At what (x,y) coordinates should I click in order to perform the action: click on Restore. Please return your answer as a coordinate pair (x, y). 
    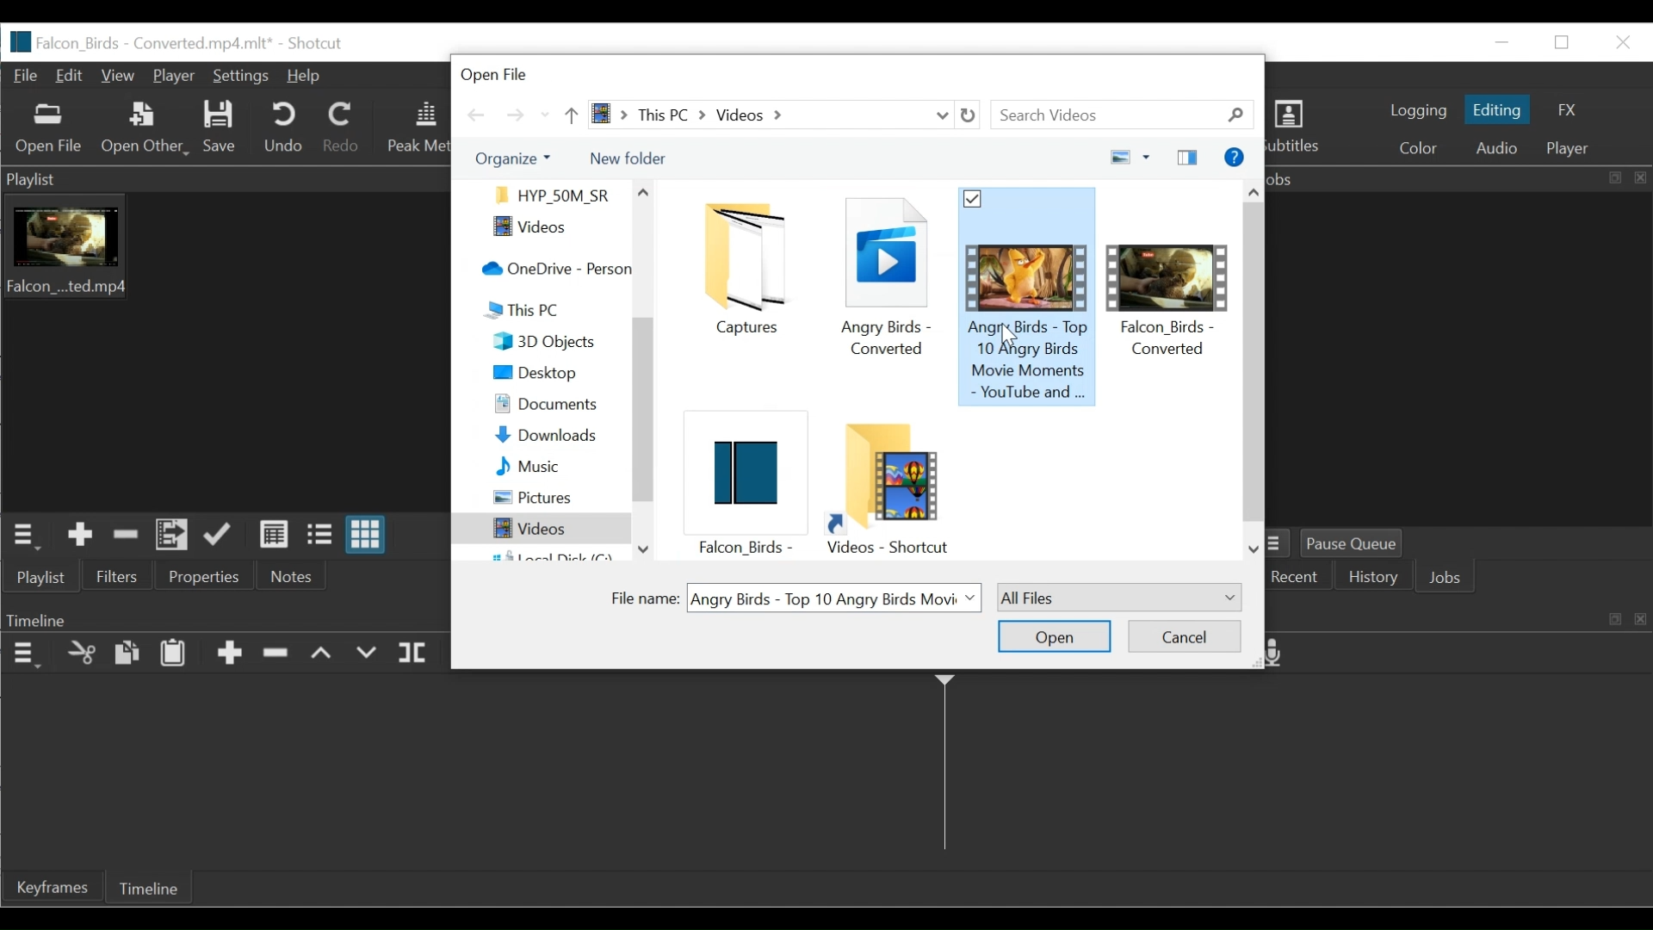
    Looking at the image, I should click on (1563, 43).